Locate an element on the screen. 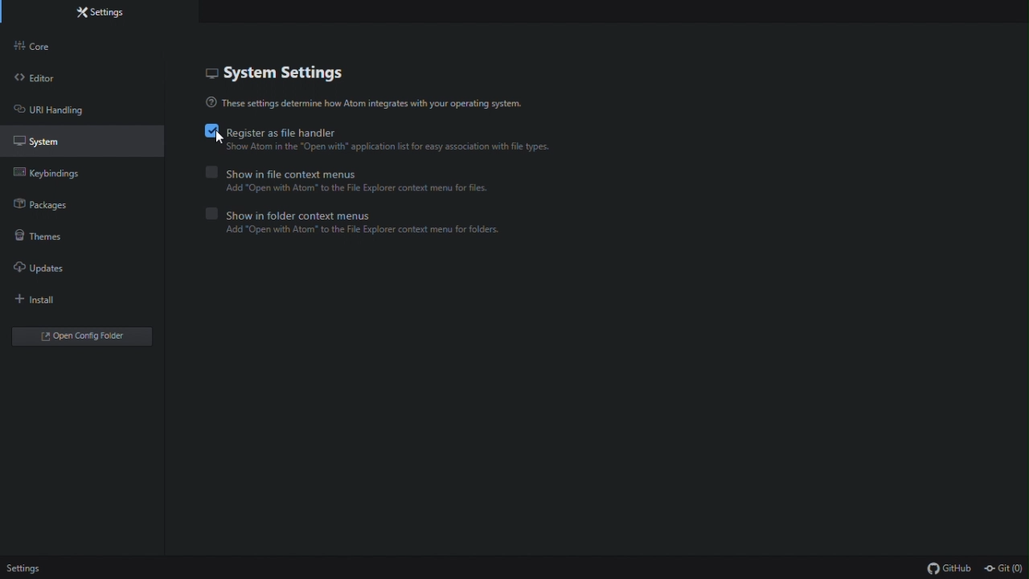 This screenshot has width=1029, height=579. Install  is located at coordinates (47, 302).